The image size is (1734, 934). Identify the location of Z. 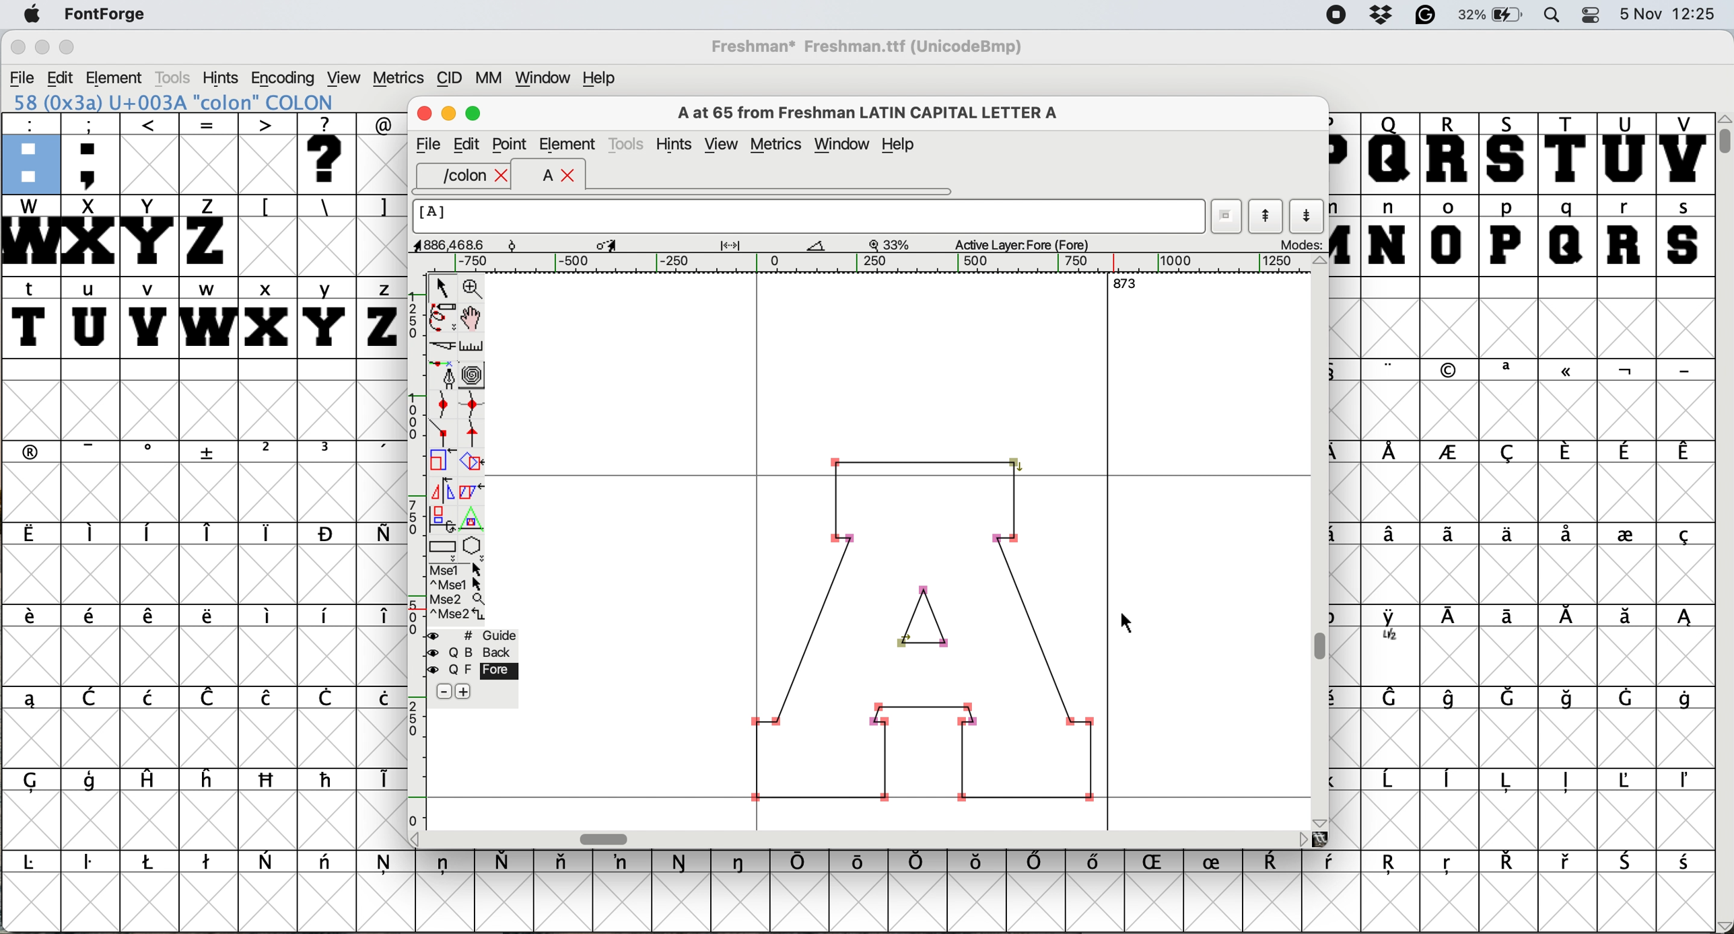
(209, 234).